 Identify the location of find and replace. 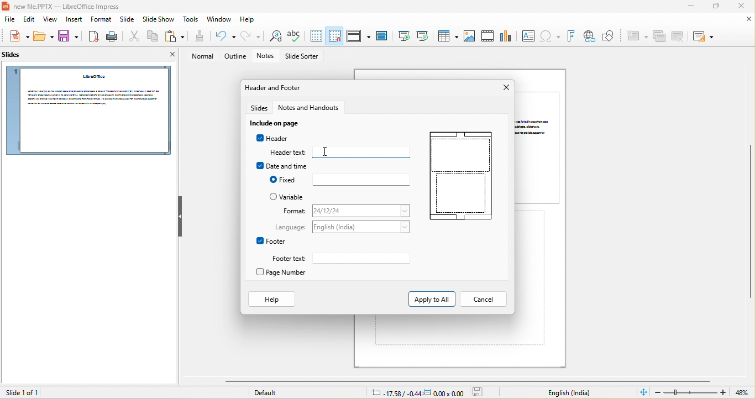
(273, 37).